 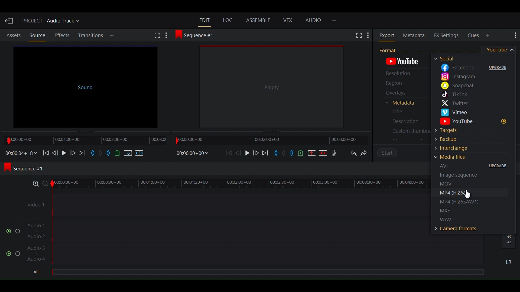 I want to click on Move Backward, so click(x=45, y=152).